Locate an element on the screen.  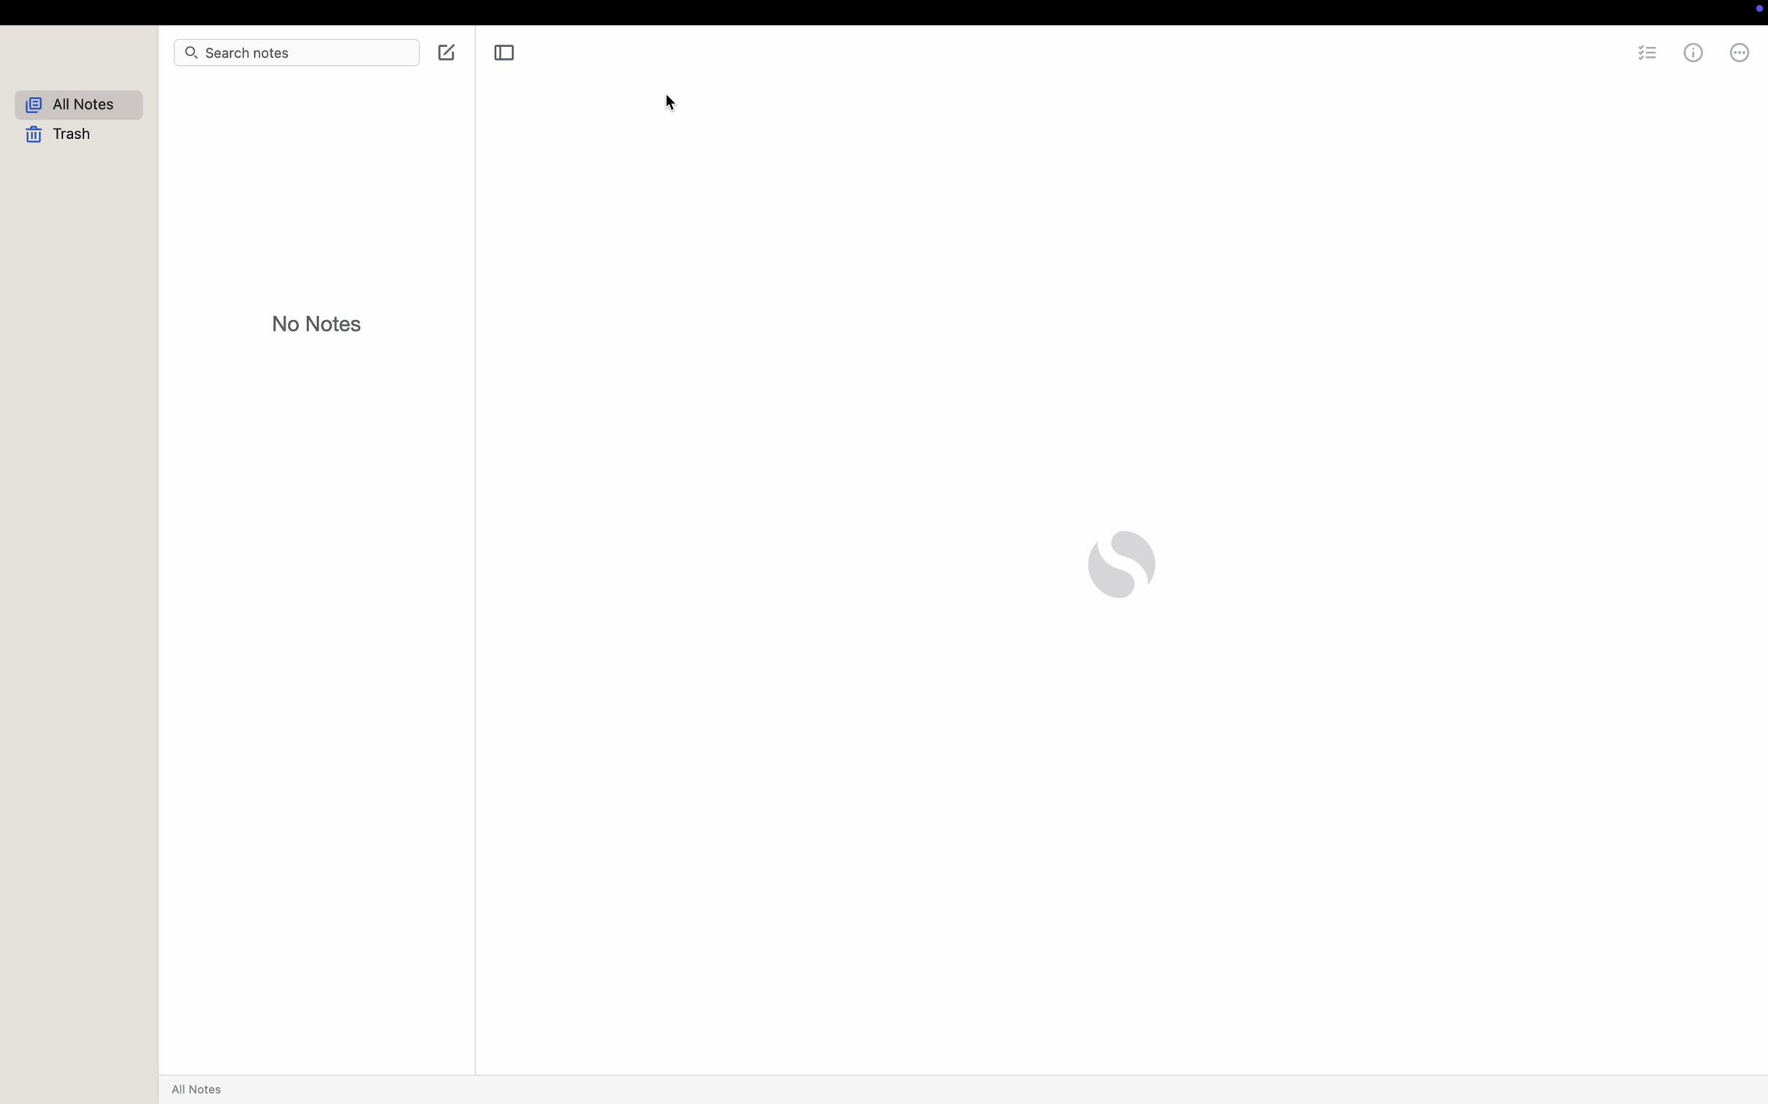
all notes is located at coordinates (80, 104).